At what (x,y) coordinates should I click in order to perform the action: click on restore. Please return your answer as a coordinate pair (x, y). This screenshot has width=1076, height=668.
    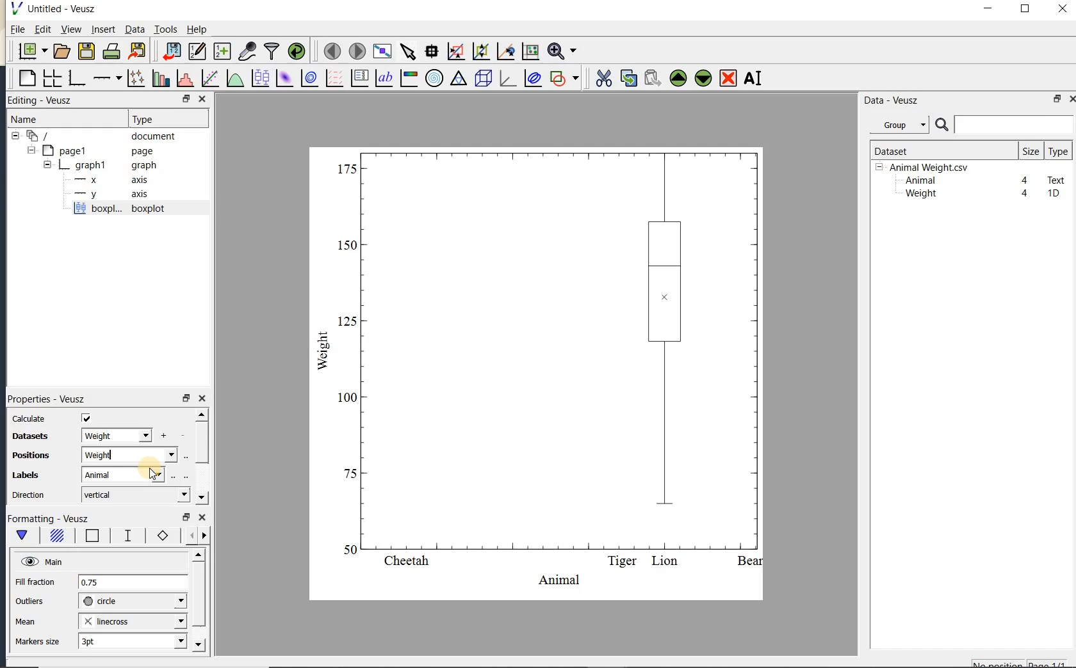
    Looking at the image, I should click on (1058, 99).